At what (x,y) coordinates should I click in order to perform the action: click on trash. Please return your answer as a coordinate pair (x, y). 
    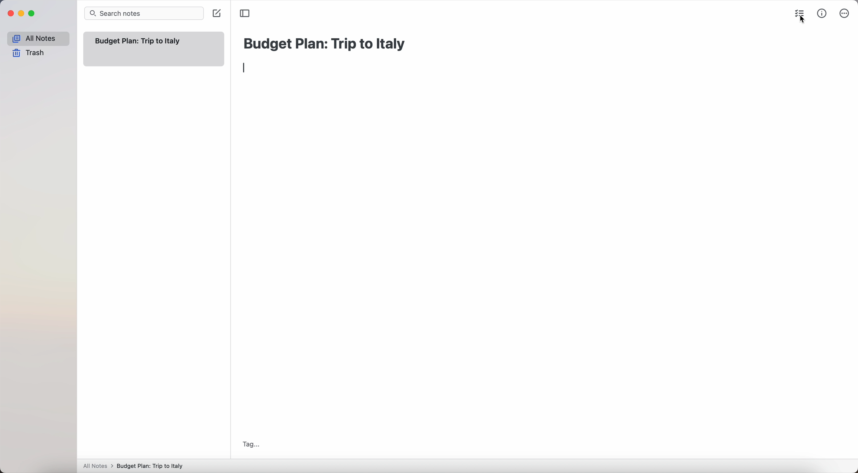
    Looking at the image, I should click on (29, 53).